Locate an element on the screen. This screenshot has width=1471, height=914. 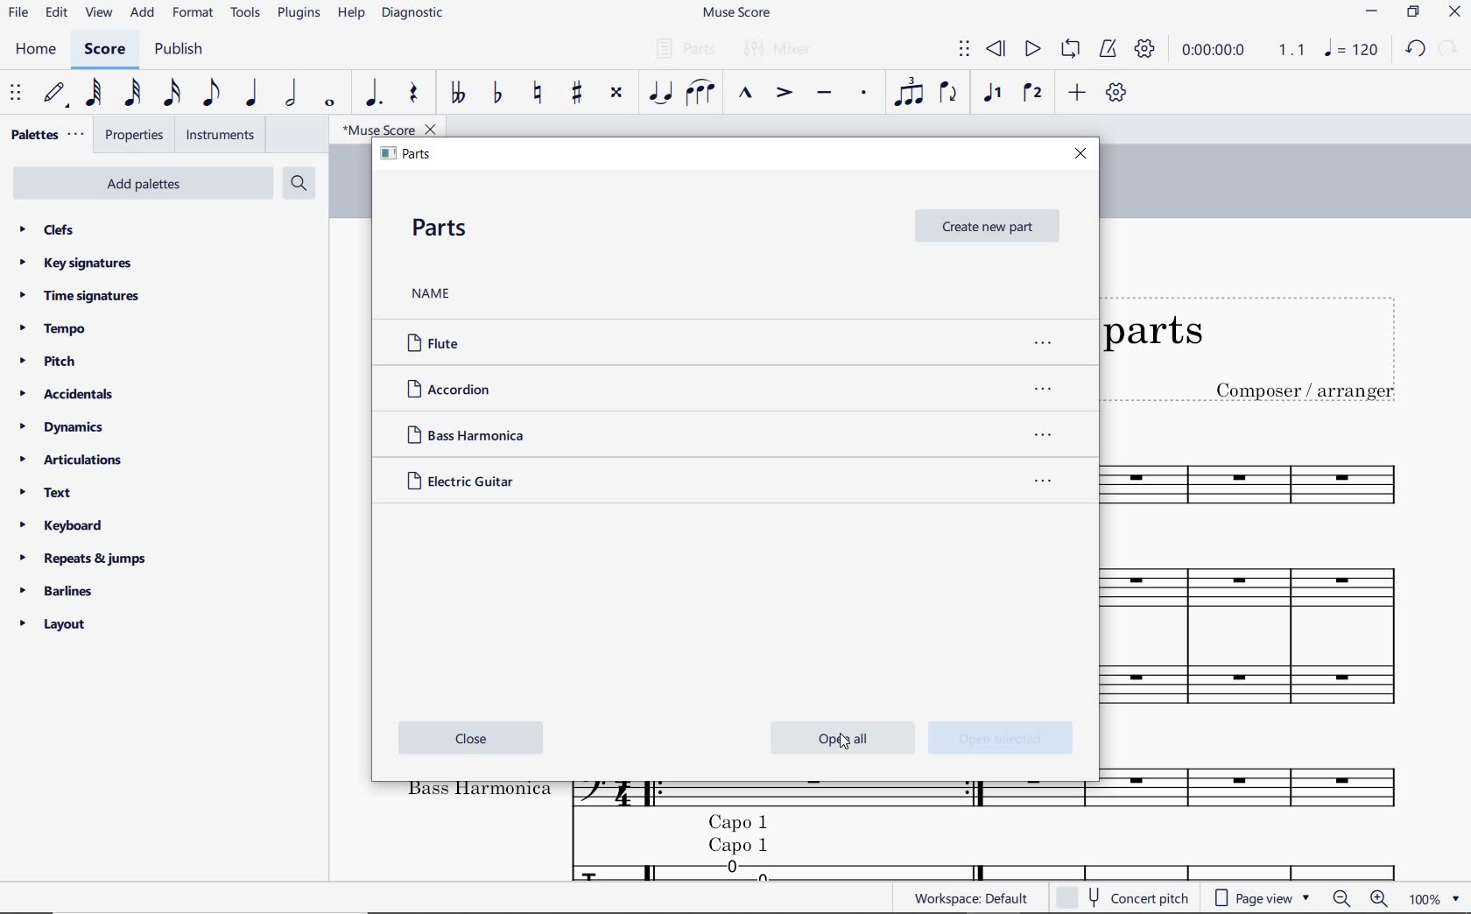
augmentation dot is located at coordinates (376, 93).